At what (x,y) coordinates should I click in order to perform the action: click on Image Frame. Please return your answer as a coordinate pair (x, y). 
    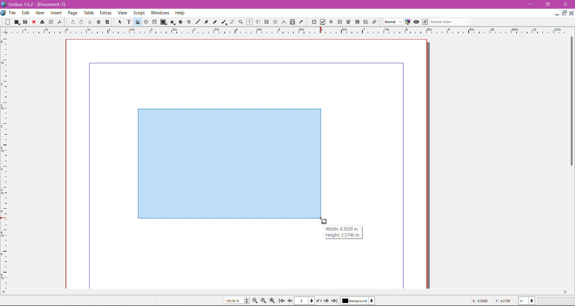
    Looking at the image, I should click on (138, 22).